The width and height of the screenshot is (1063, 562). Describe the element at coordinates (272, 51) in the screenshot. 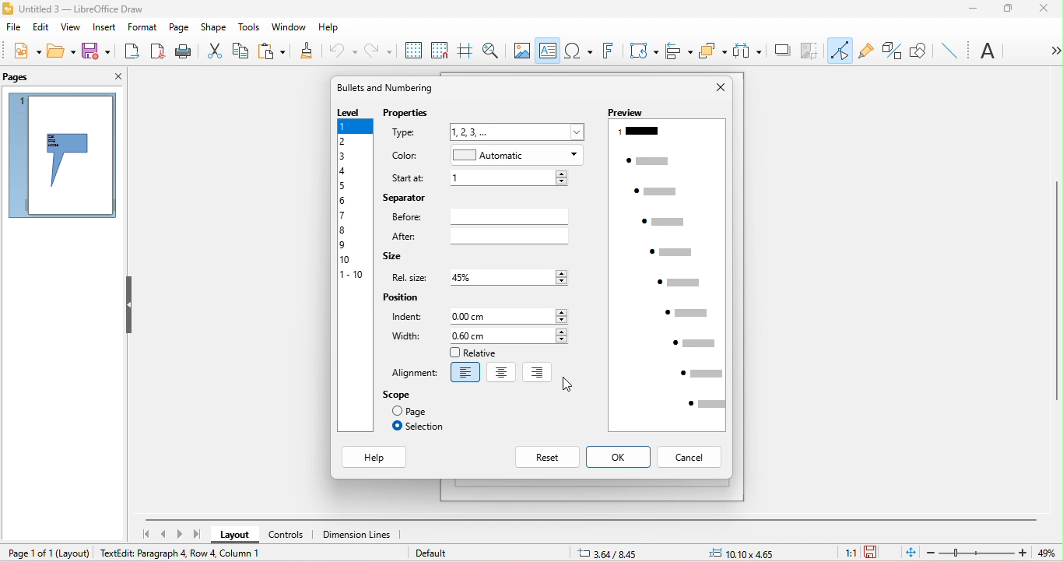

I see `paste` at that location.